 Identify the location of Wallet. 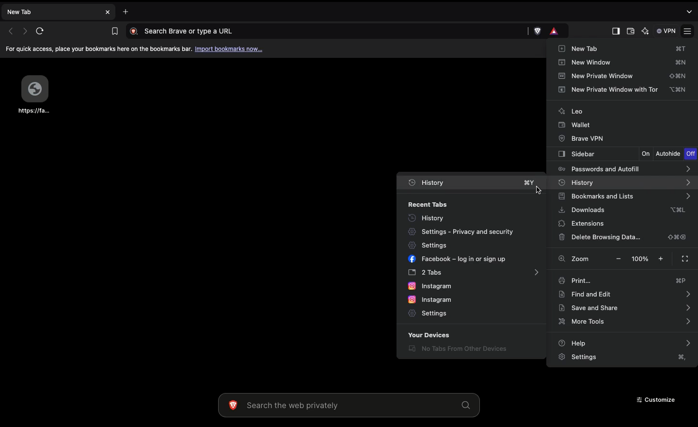
(572, 126).